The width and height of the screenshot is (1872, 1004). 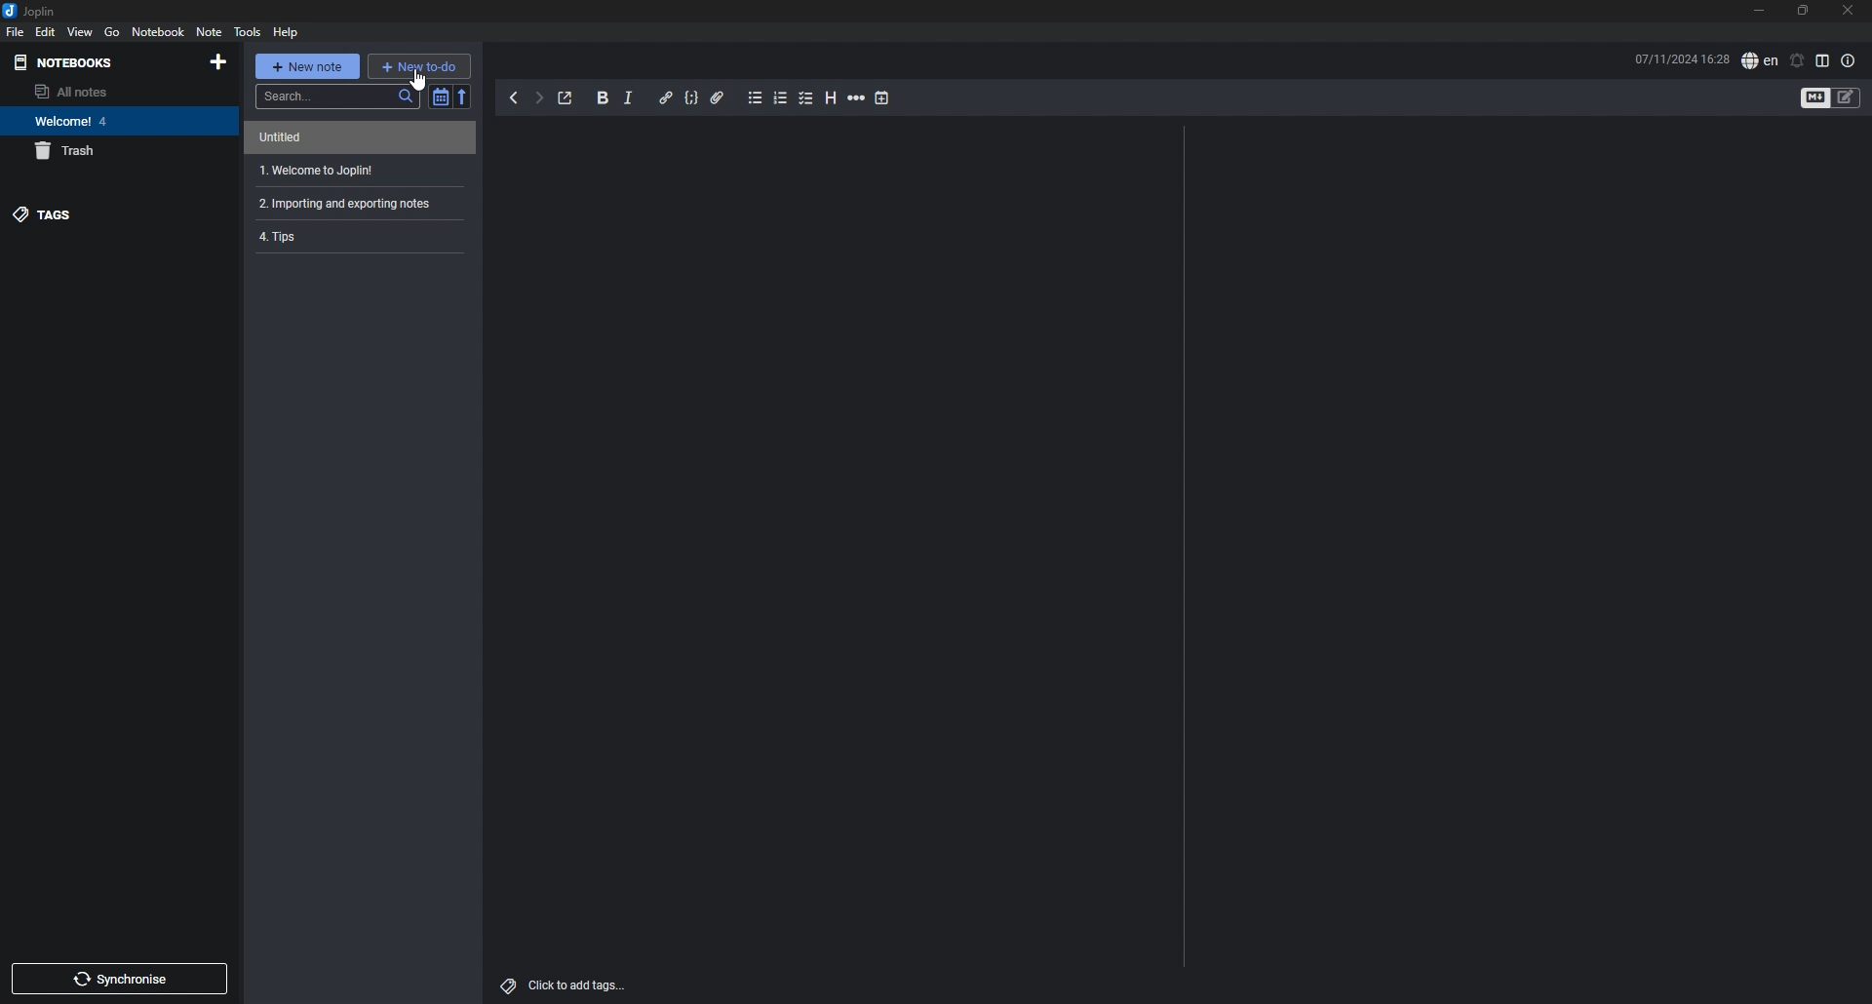 What do you see at coordinates (719, 98) in the screenshot?
I see `attachment` at bounding box center [719, 98].